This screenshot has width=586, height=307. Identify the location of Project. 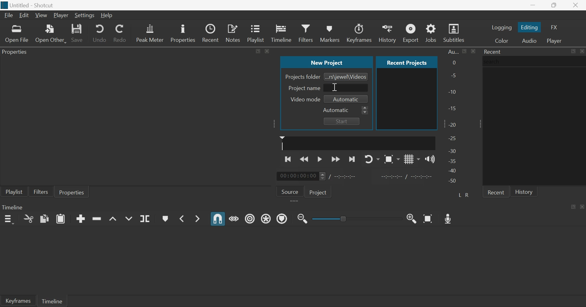
(319, 192).